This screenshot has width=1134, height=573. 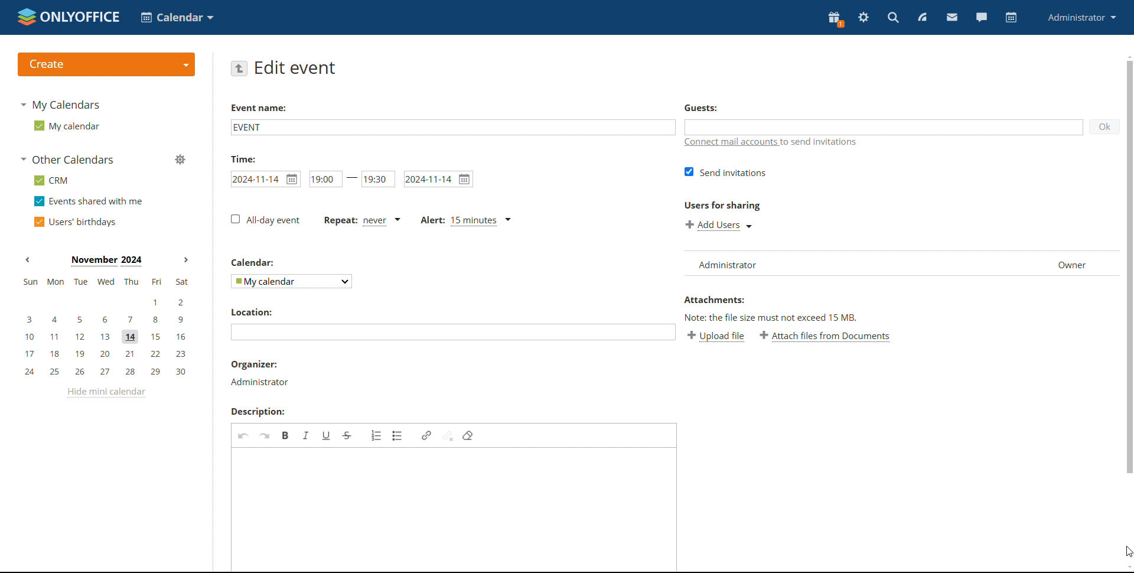 What do you see at coordinates (1127, 567) in the screenshot?
I see `scroll down` at bounding box center [1127, 567].